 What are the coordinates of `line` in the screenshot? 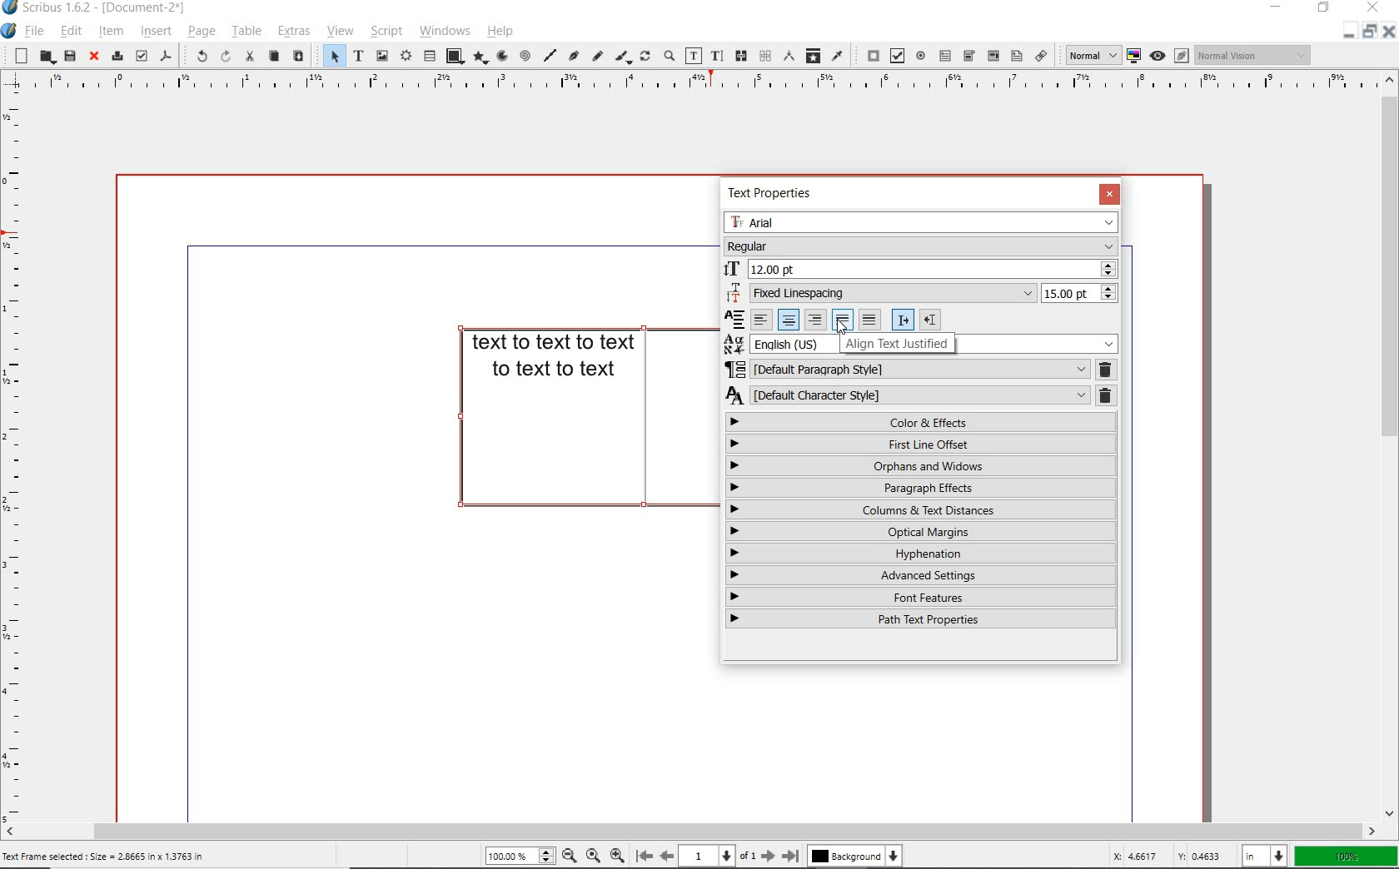 It's located at (550, 55).